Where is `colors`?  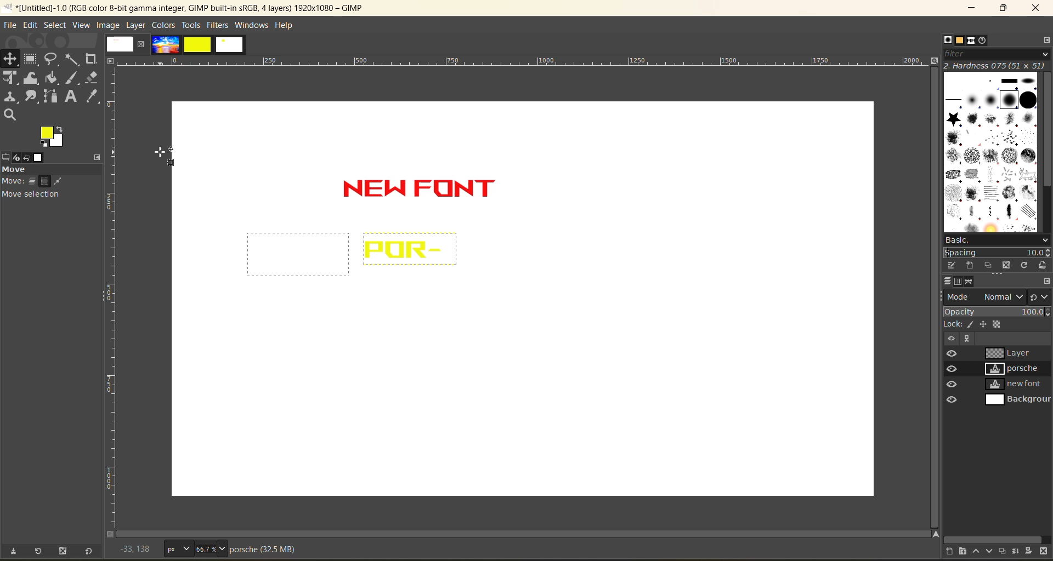 colors is located at coordinates (164, 26).